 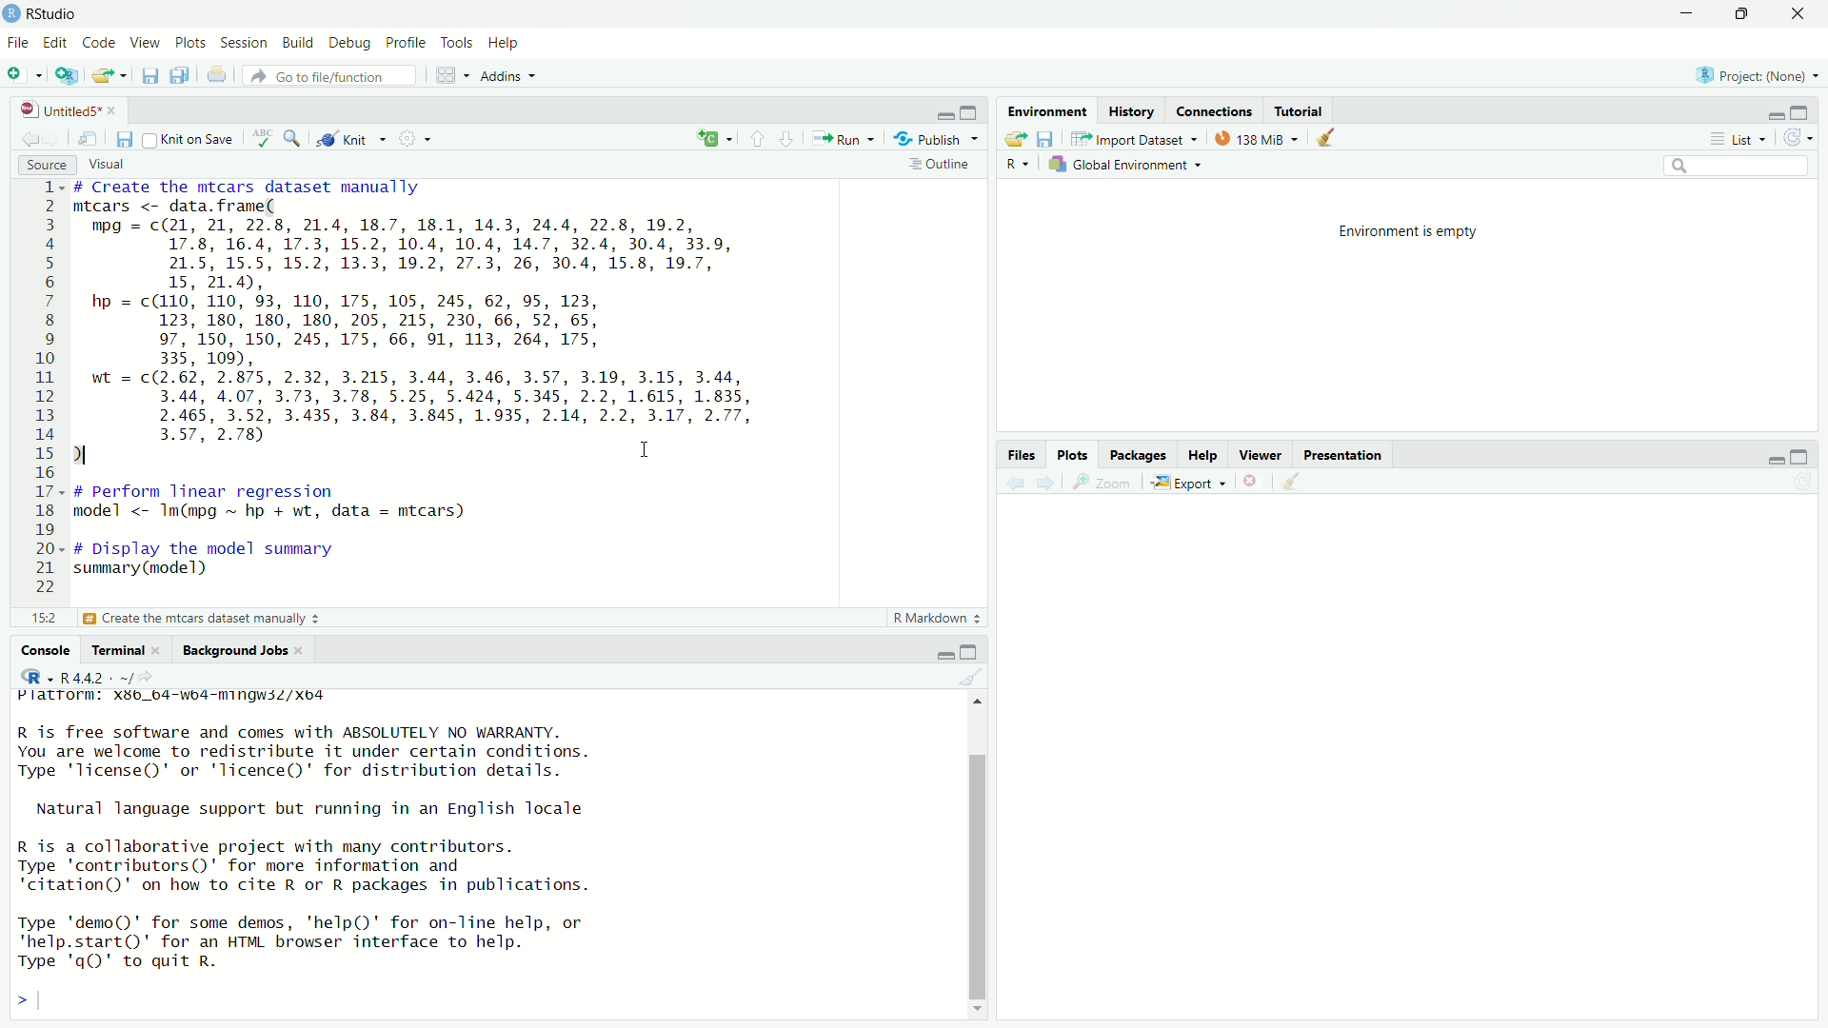 I want to click on Run, so click(x=842, y=137).